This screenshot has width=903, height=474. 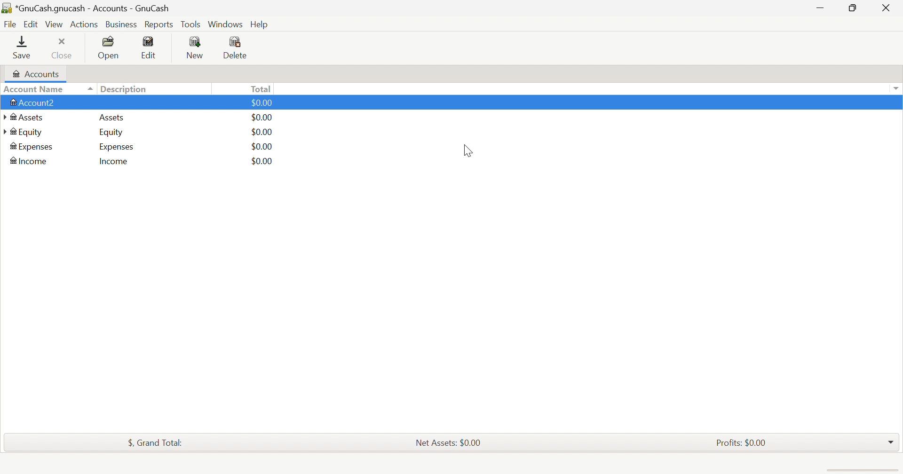 What do you see at coordinates (110, 118) in the screenshot?
I see `Assets` at bounding box center [110, 118].